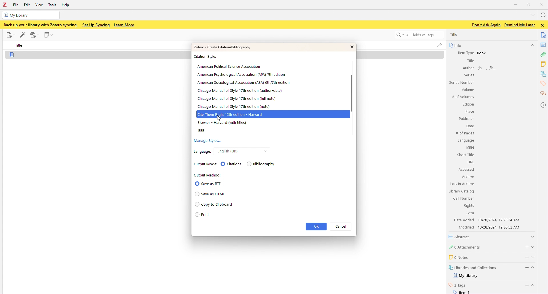 This screenshot has width=548, height=294. What do you see at coordinates (40, 25) in the screenshot?
I see `‘Back up your library with Zotero syncing.` at bounding box center [40, 25].